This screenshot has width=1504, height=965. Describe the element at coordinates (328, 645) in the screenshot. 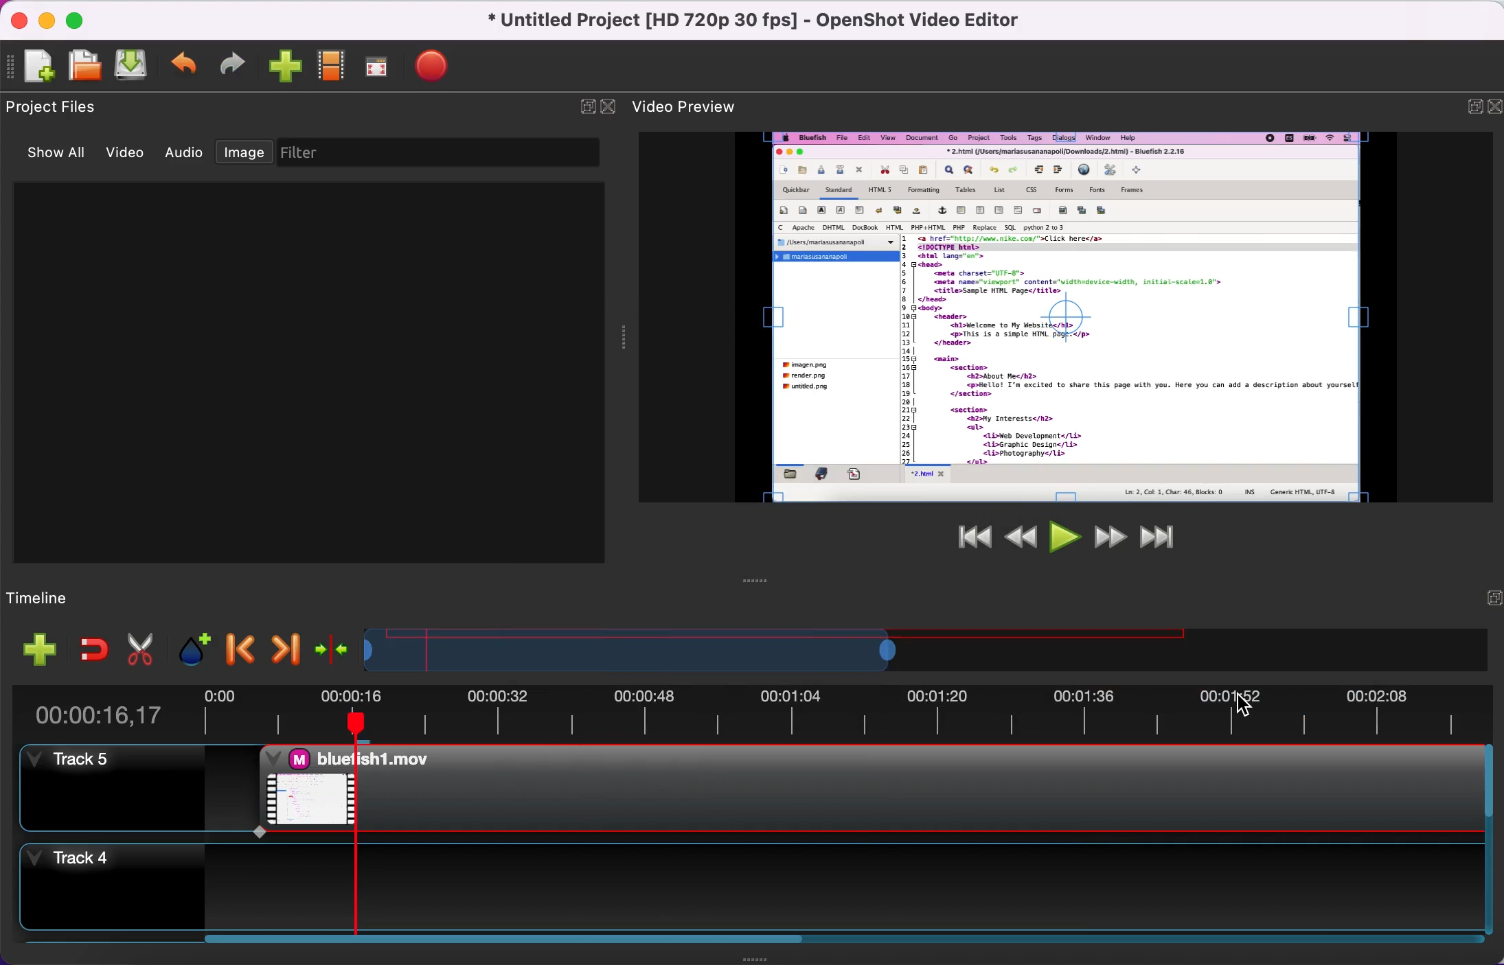

I see `center the timeline` at that location.